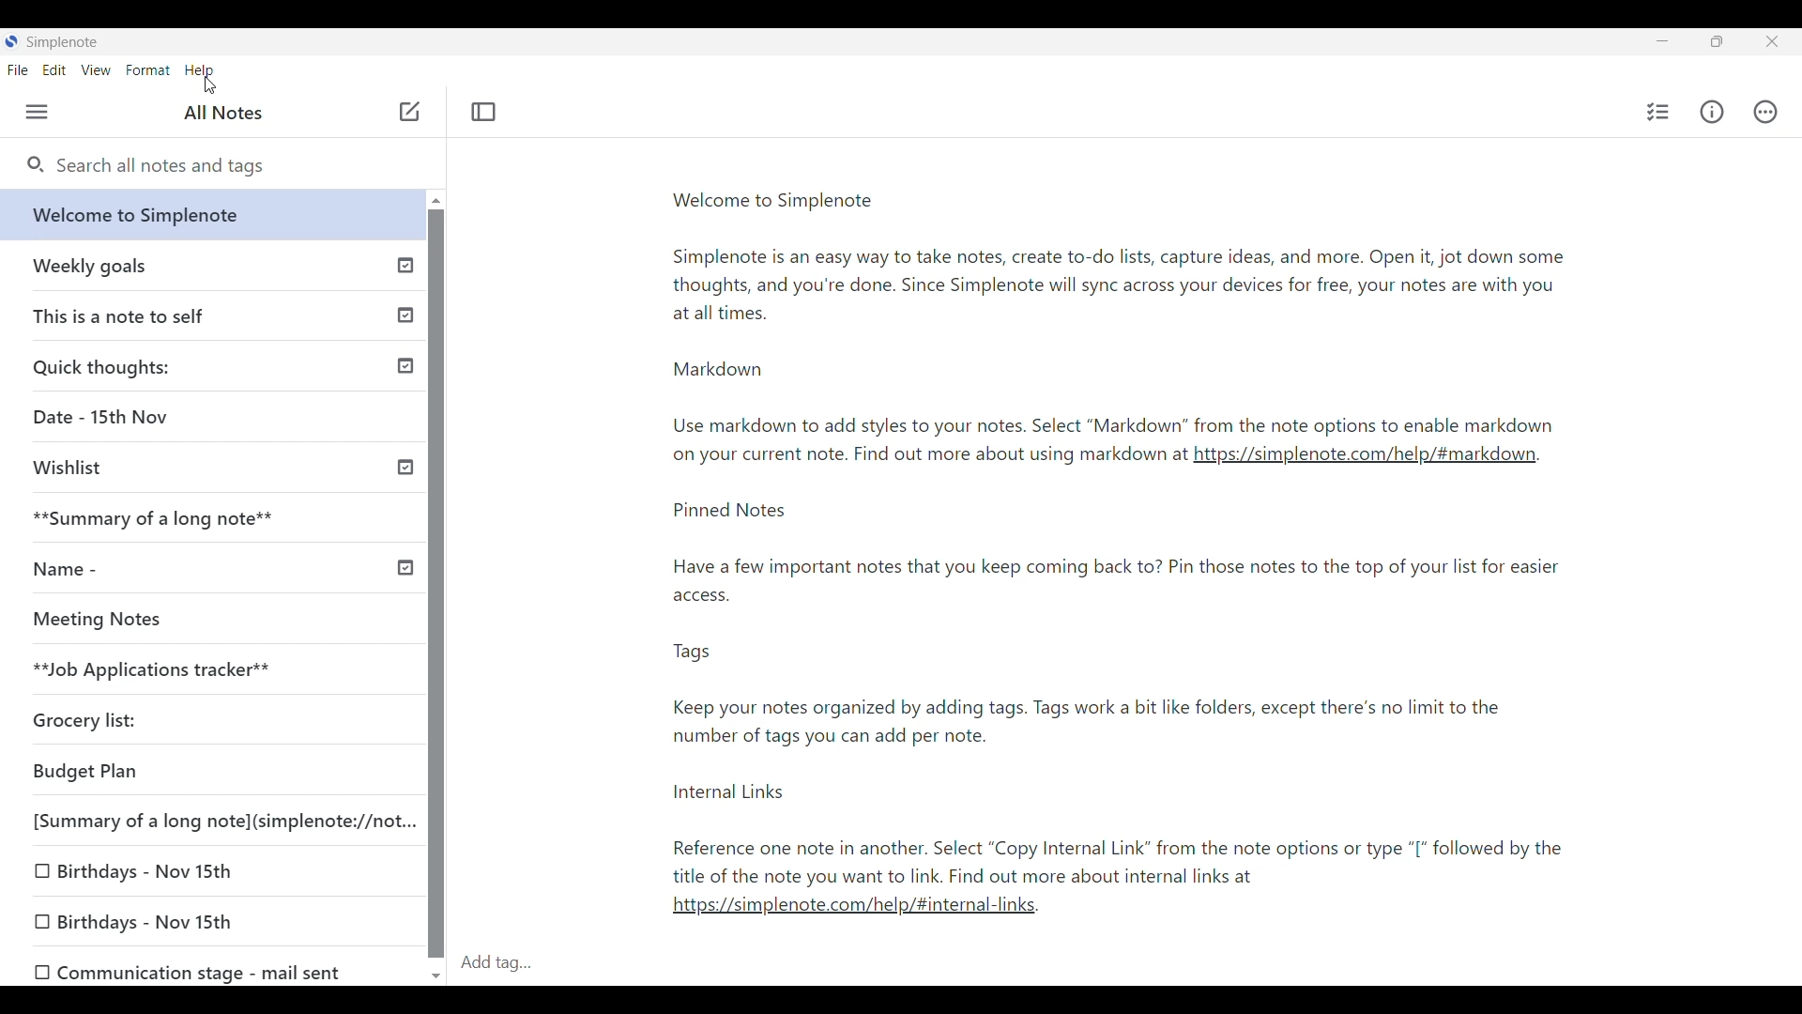 The width and height of the screenshot is (1802, 1014). What do you see at coordinates (1772, 41) in the screenshot?
I see `Click to close interface ` at bounding box center [1772, 41].